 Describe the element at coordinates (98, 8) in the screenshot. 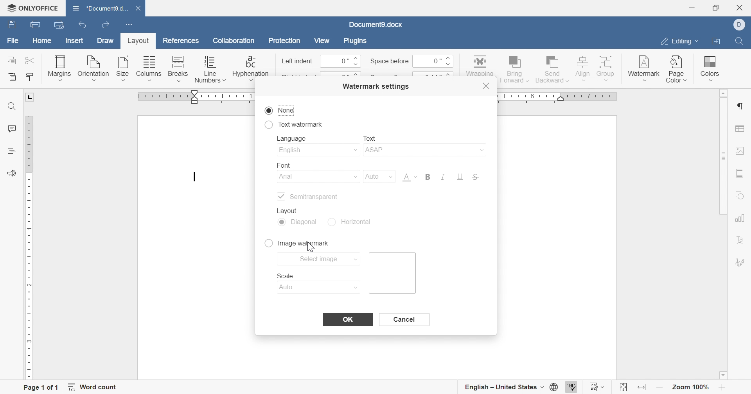

I see `document name` at that location.